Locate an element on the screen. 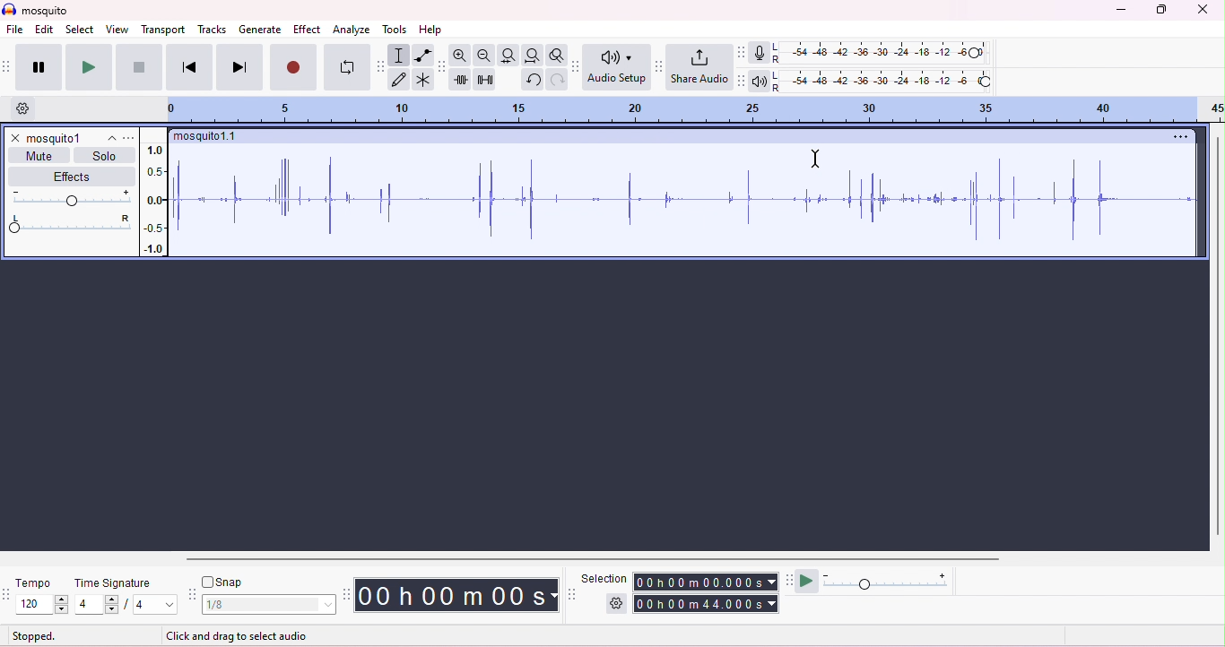 Image resolution: width=1225 pixels, height=647 pixels. close is located at coordinates (1202, 10).